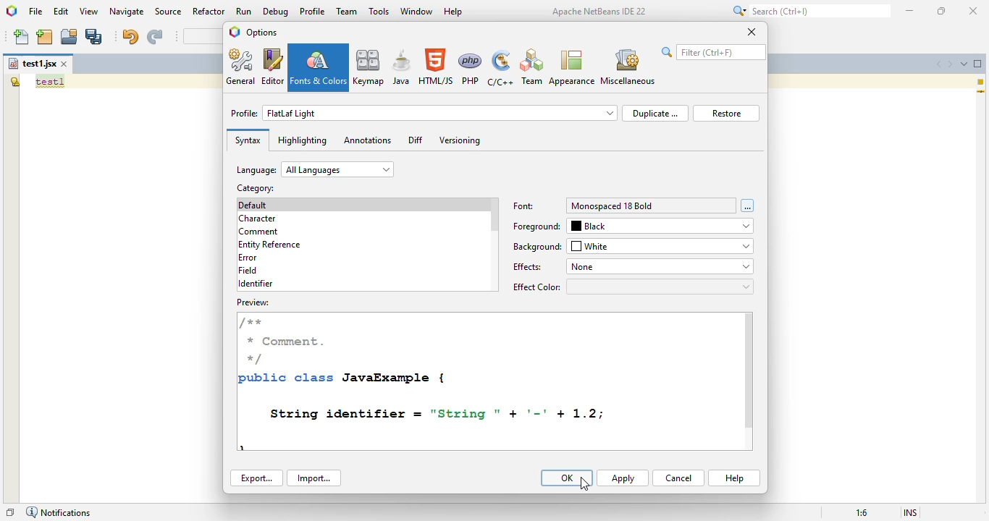  Describe the element at coordinates (632, 286) in the screenshot. I see `effect color:` at that location.